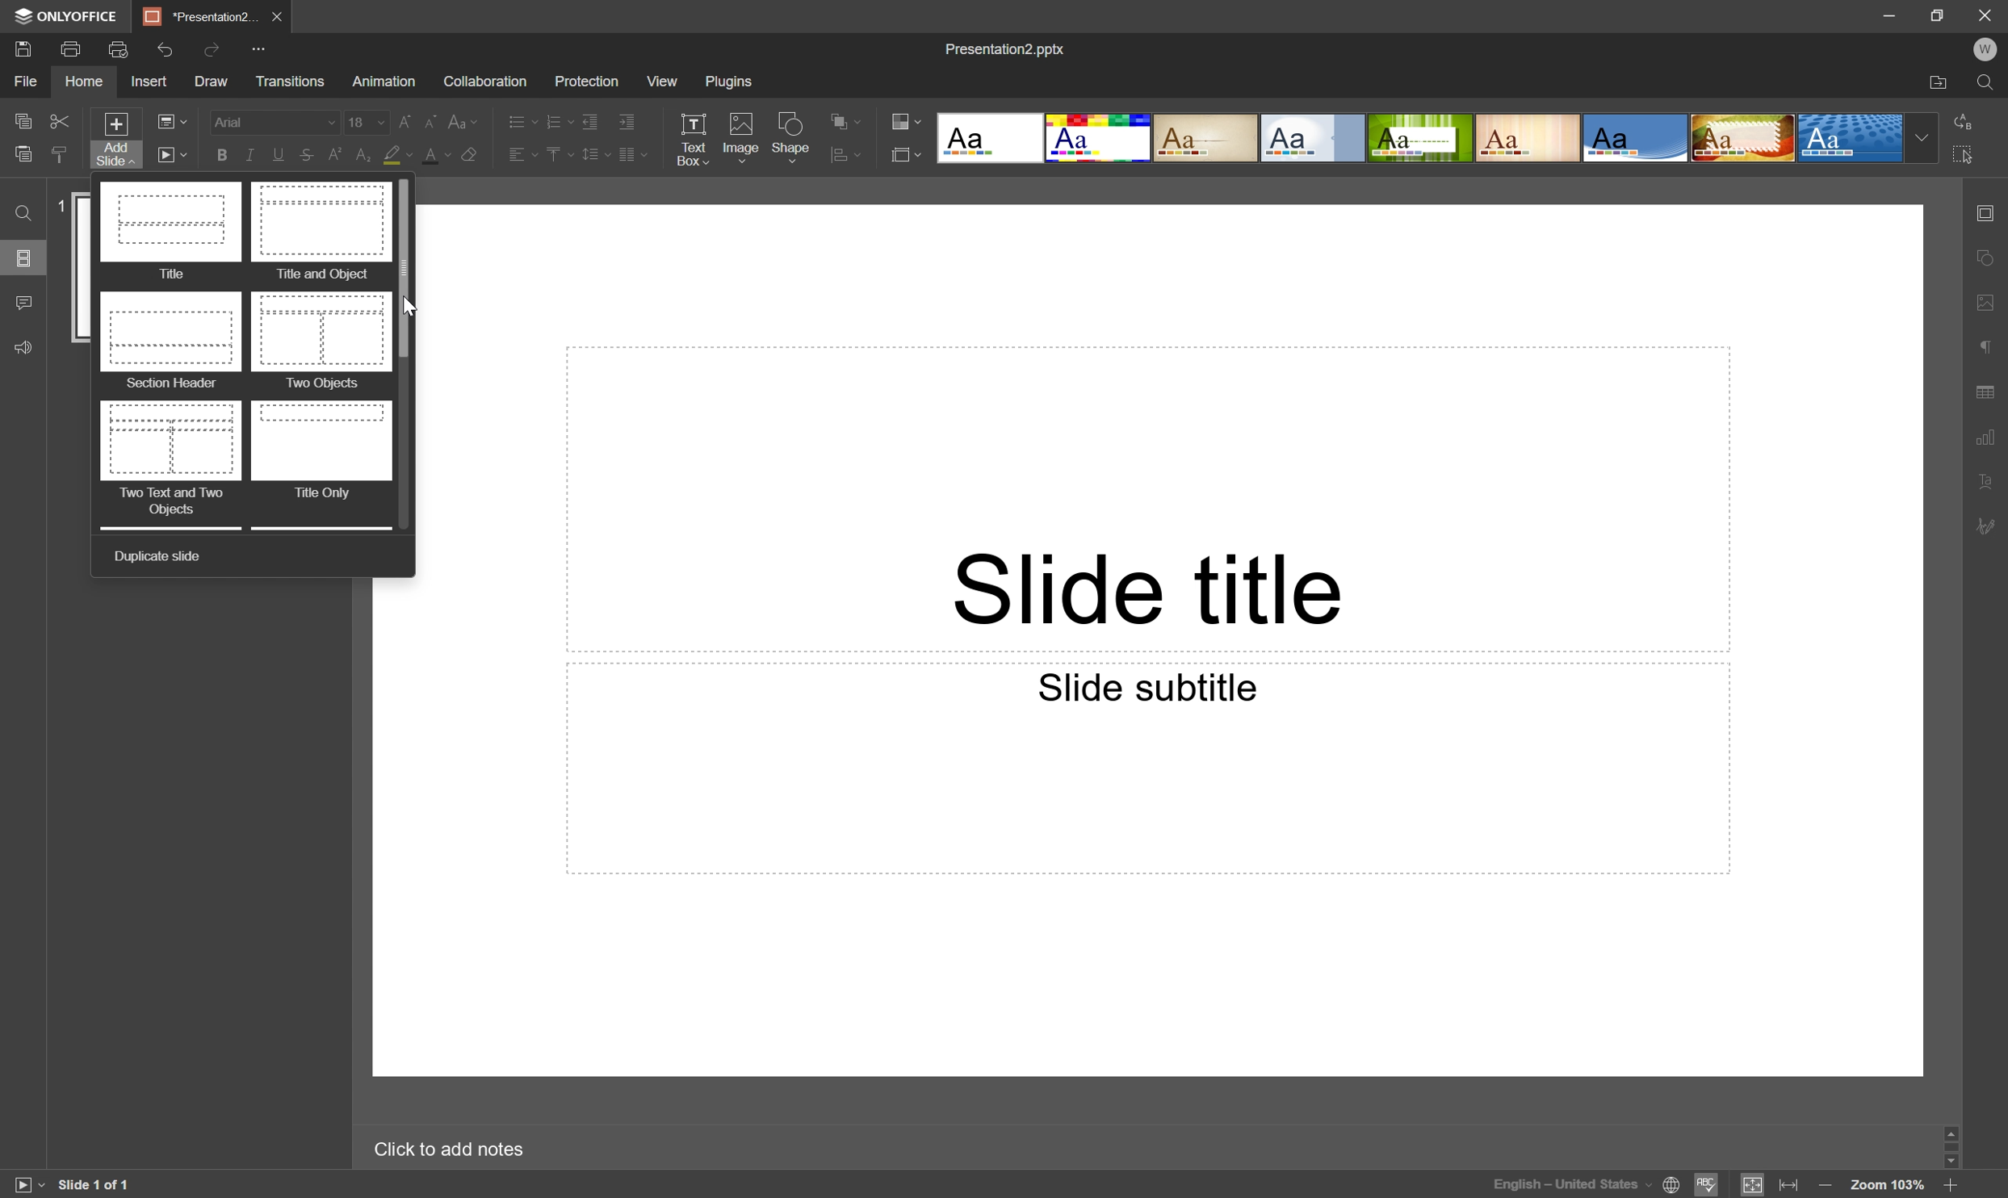  I want to click on cursor, so click(417, 308).